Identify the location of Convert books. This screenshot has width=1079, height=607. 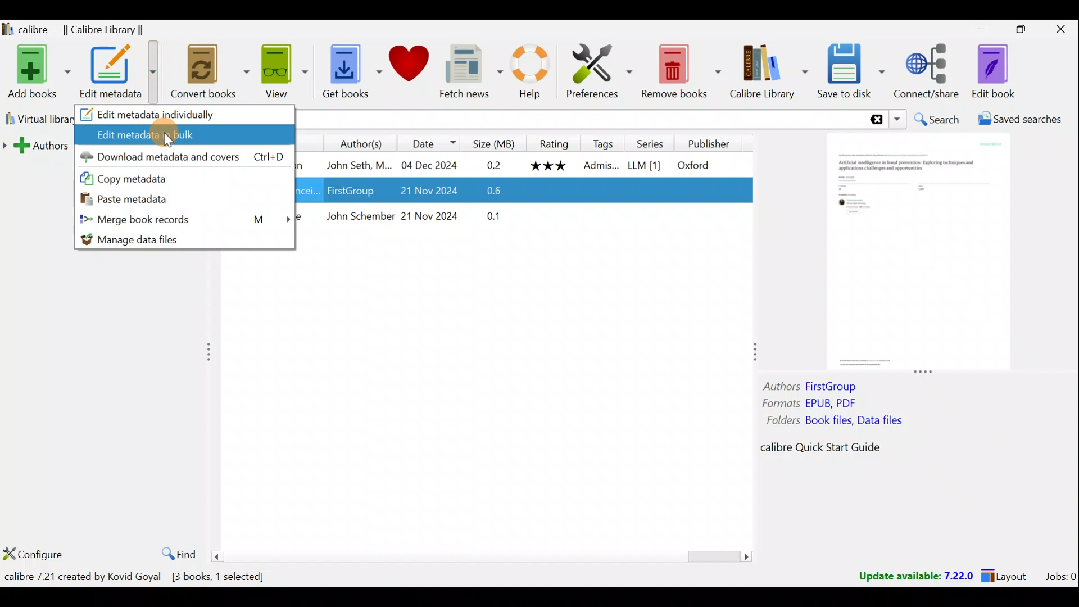
(201, 74).